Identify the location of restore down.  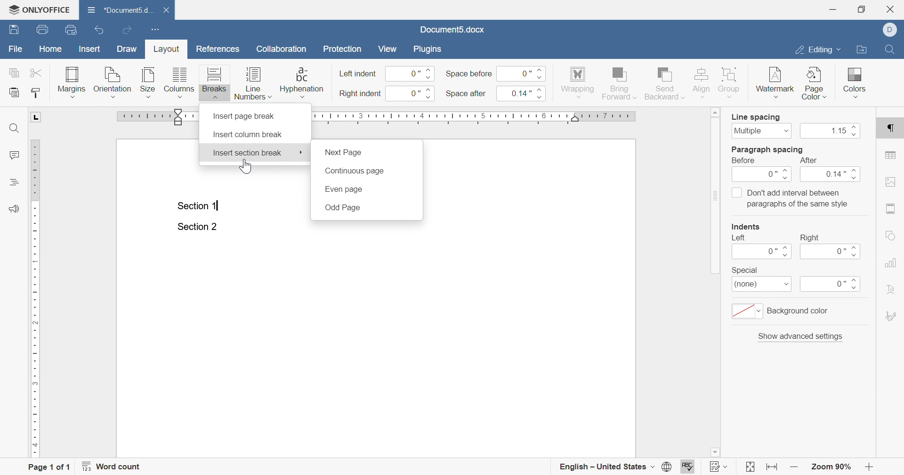
(862, 9).